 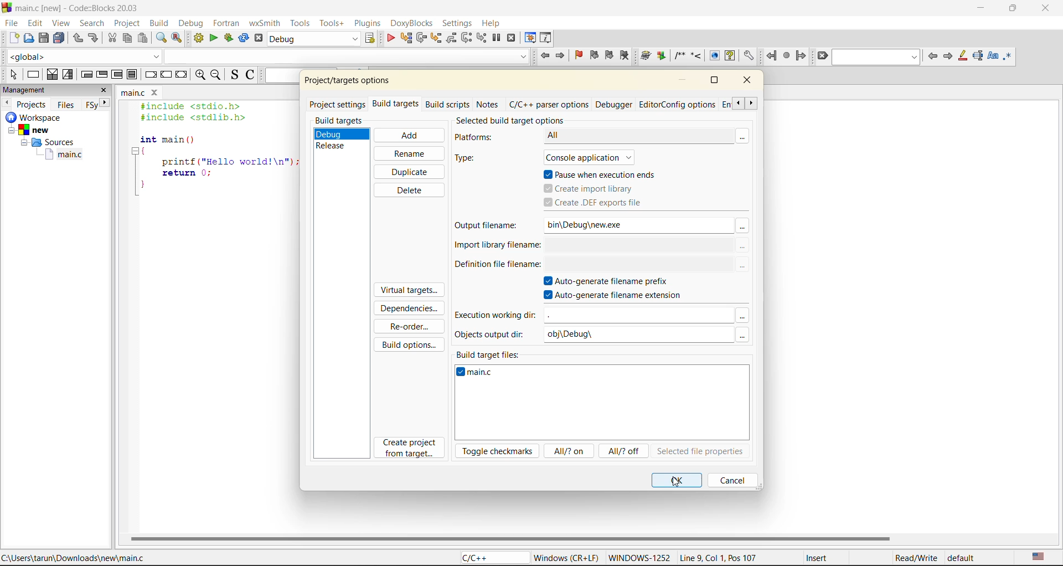 I want to click on build options, so click(x=411, y=343).